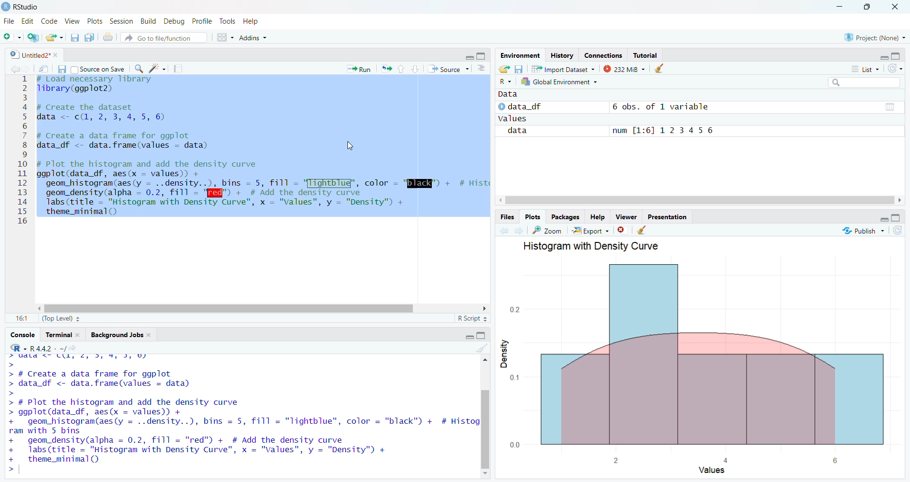 This screenshot has width=910, height=482. Describe the element at coordinates (227, 37) in the screenshot. I see `workspace panes` at that location.